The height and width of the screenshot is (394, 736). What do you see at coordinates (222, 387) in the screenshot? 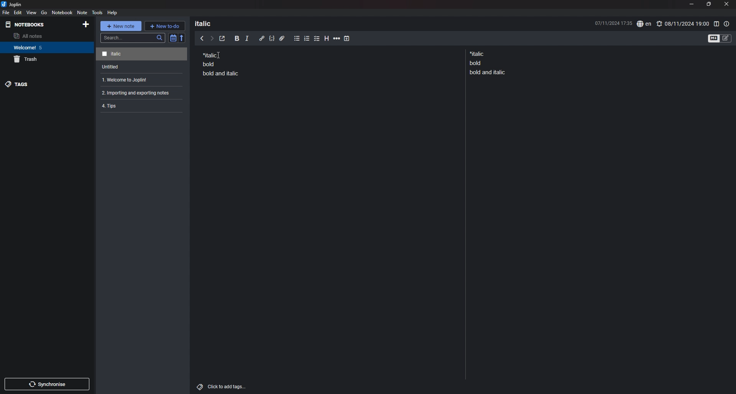
I see `add tags` at bounding box center [222, 387].